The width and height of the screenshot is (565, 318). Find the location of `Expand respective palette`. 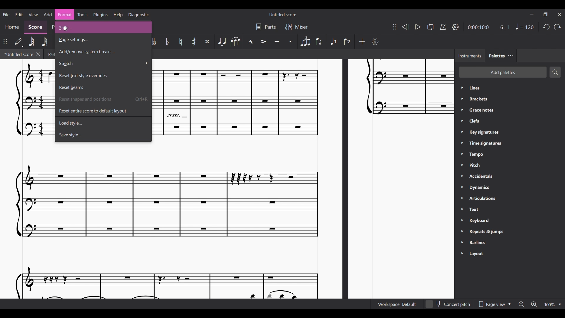

Expand respective palette is located at coordinates (462, 171).